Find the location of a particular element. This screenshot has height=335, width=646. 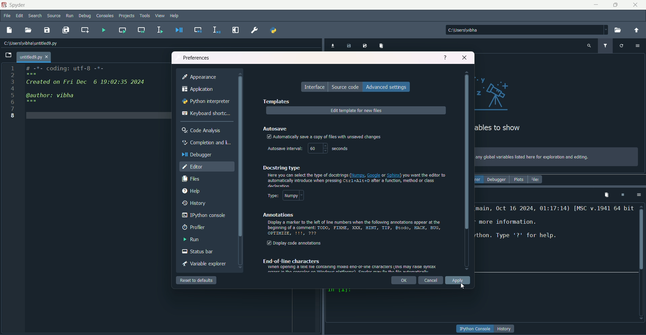

help is located at coordinates (191, 192).